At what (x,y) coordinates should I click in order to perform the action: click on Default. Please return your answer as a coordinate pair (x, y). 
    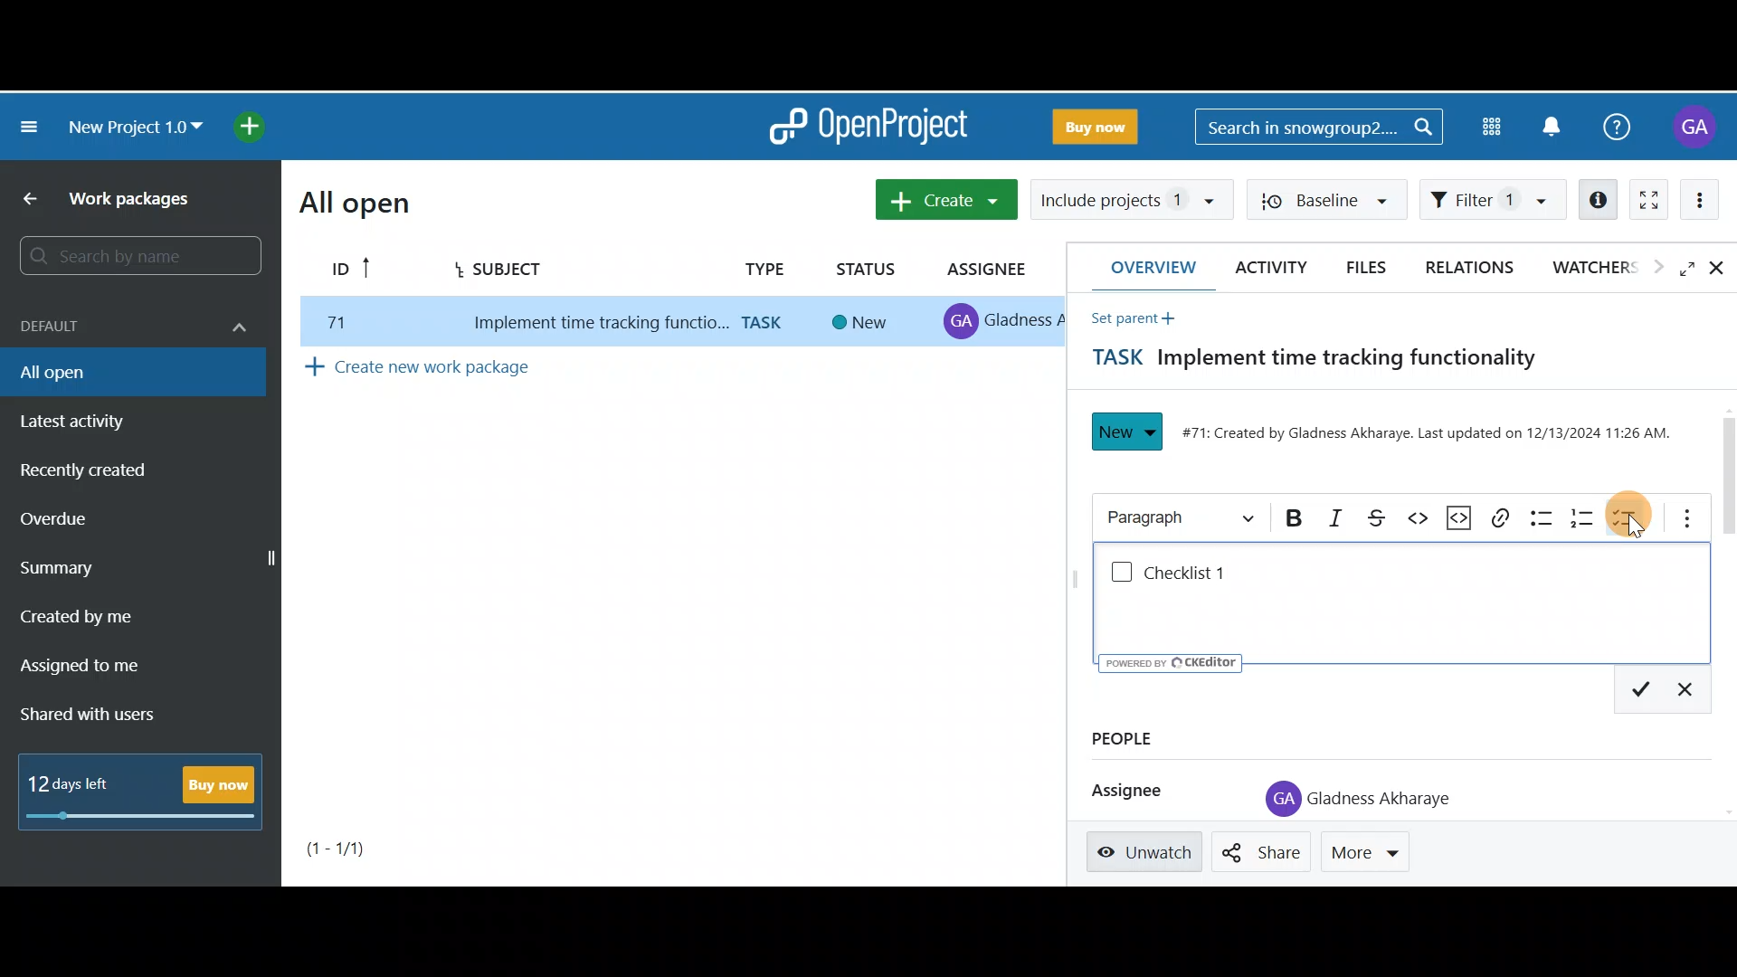
    Looking at the image, I should click on (130, 326).